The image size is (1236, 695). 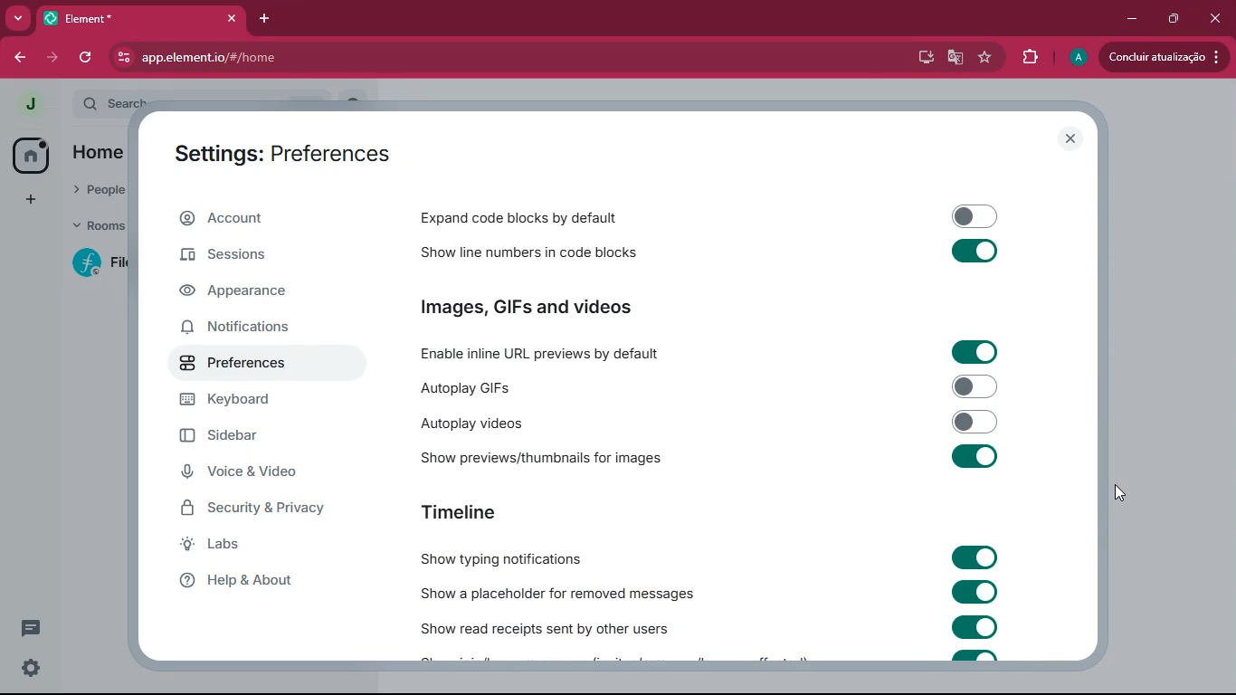 I want to click on toggle on/off, so click(x=975, y=592).